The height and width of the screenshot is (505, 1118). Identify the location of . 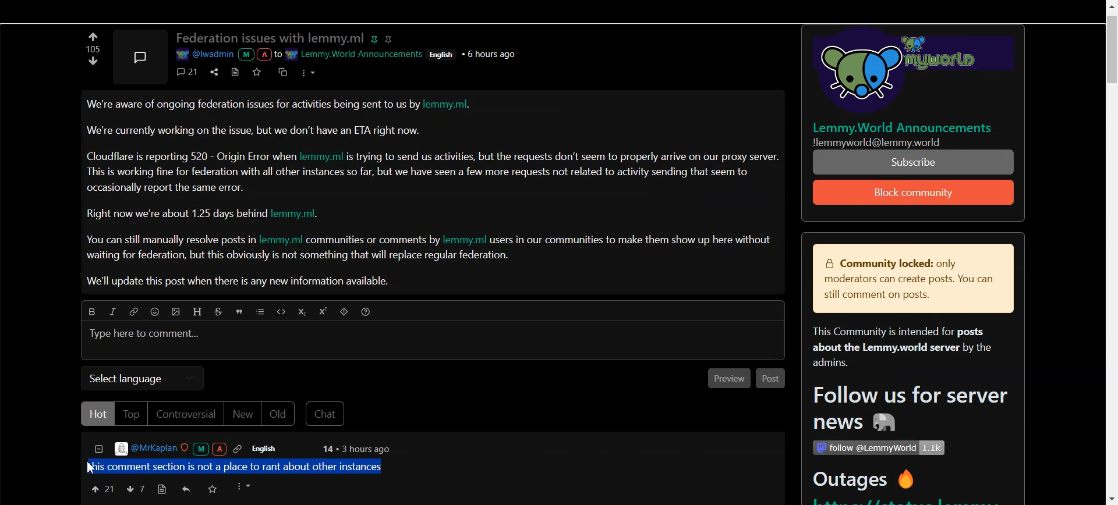
(444, 54).